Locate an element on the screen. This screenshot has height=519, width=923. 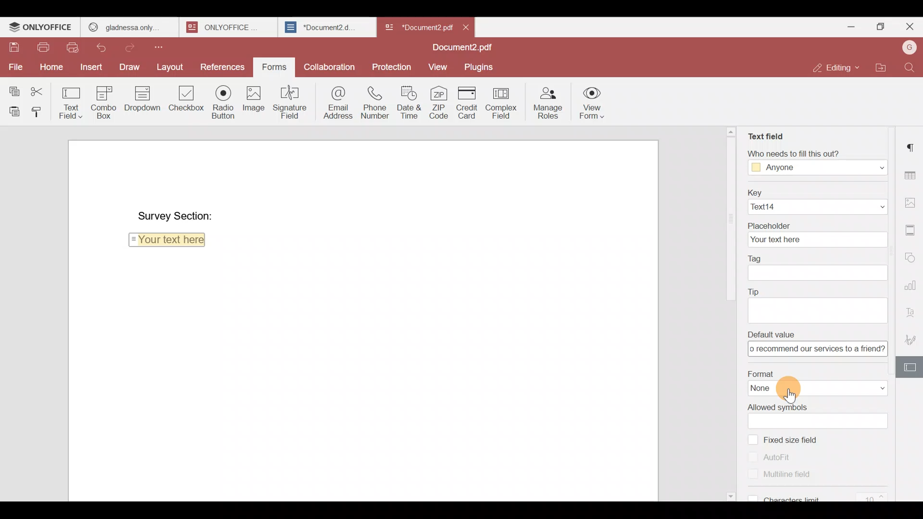
Copy style is located at coordinates (37, 110).